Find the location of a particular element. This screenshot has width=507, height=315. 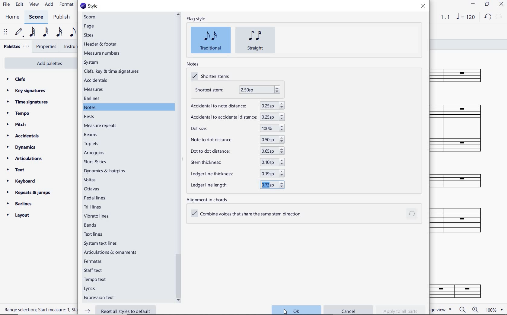

Instrument: Bass Harmonica is located at coordinates (462, 179).